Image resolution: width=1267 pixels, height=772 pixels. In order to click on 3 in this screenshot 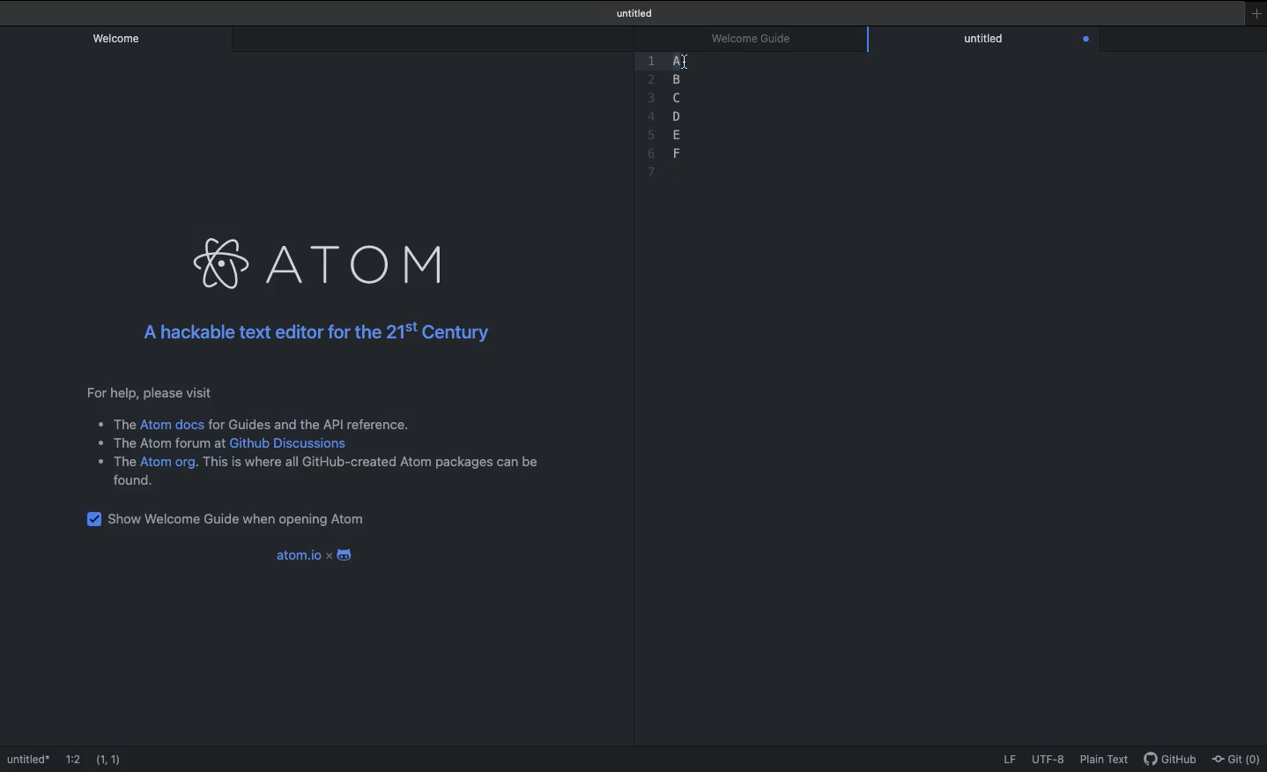, I will do `click(649, 98)`.